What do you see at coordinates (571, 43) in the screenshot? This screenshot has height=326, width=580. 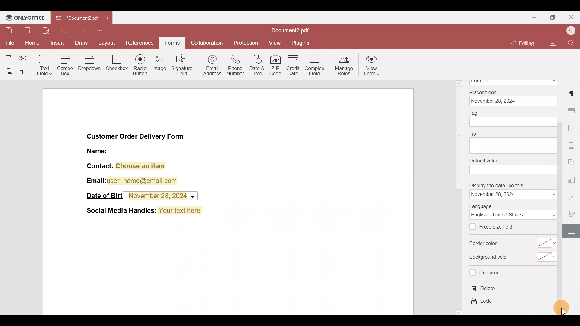 I see `Find` at bounding box center [571, 43].